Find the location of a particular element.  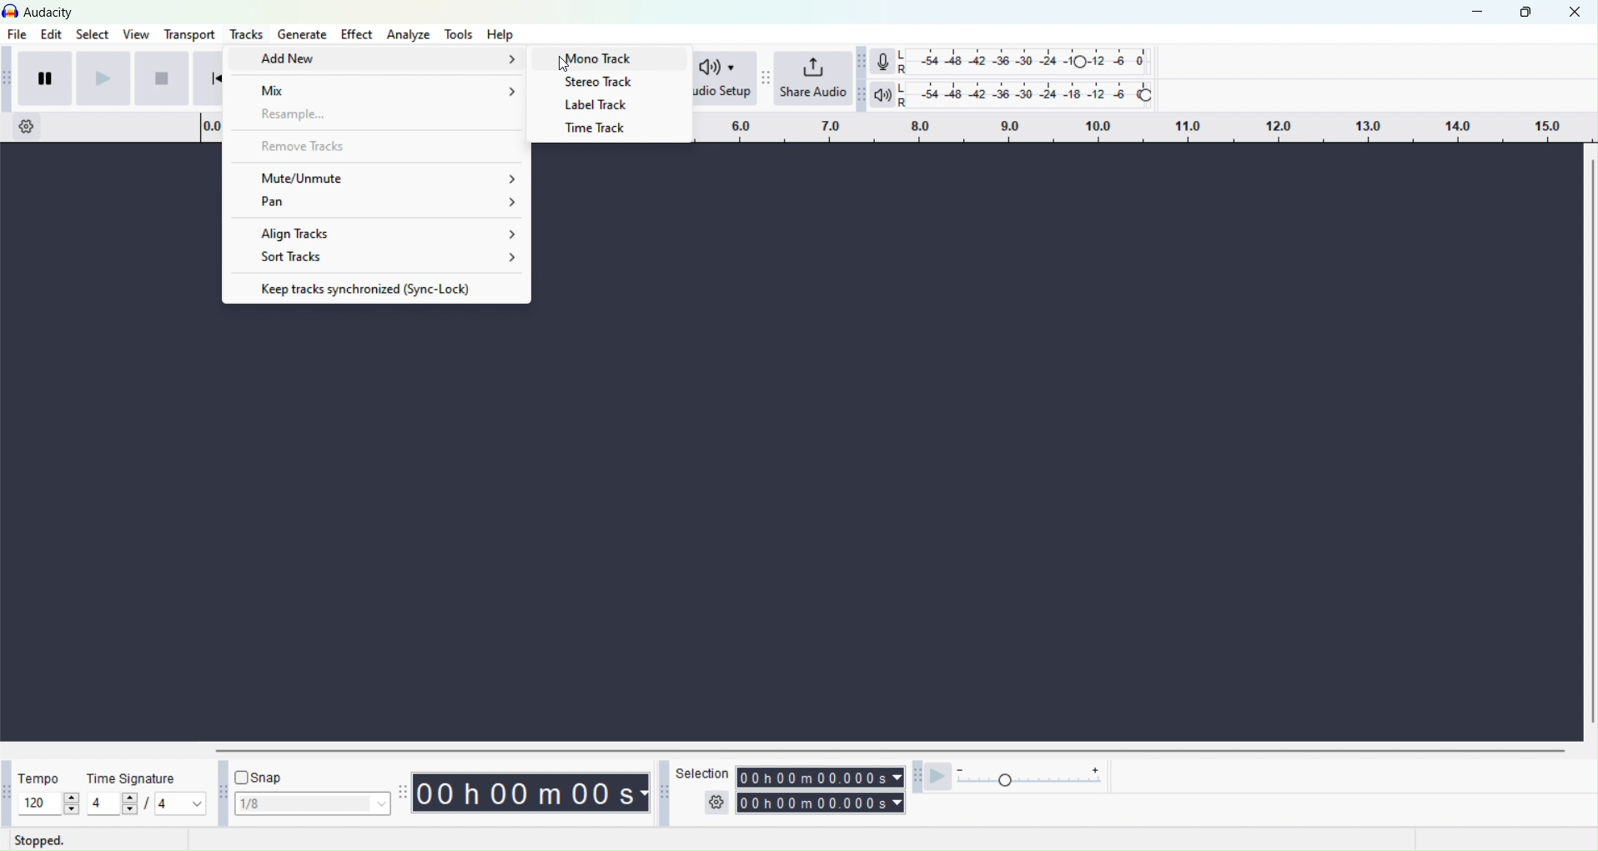

Timeline options is located at coordinates (23, 126).